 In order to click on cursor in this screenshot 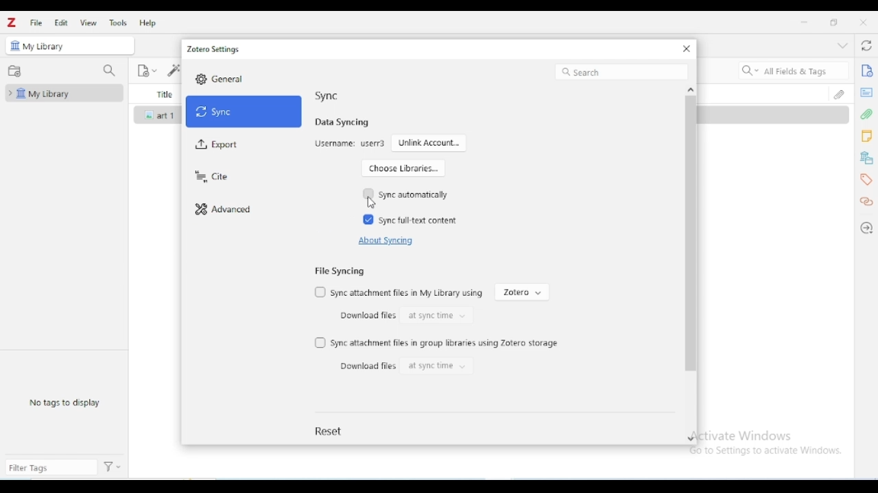, I will do `click(370, 203)`.